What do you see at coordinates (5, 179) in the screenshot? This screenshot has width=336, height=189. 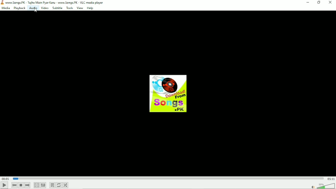 I see `Elapsed time` at bounding box center [5, 179].